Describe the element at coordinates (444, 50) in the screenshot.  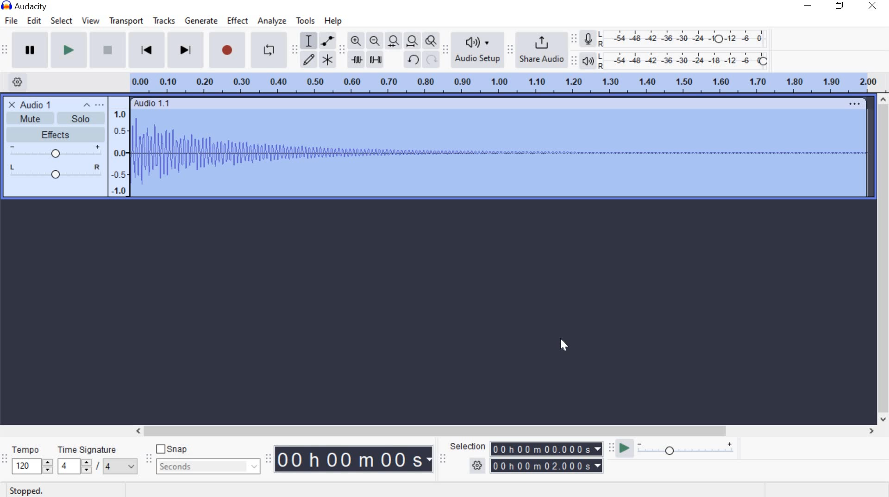
I see `Audio setup toolbar` at that location.